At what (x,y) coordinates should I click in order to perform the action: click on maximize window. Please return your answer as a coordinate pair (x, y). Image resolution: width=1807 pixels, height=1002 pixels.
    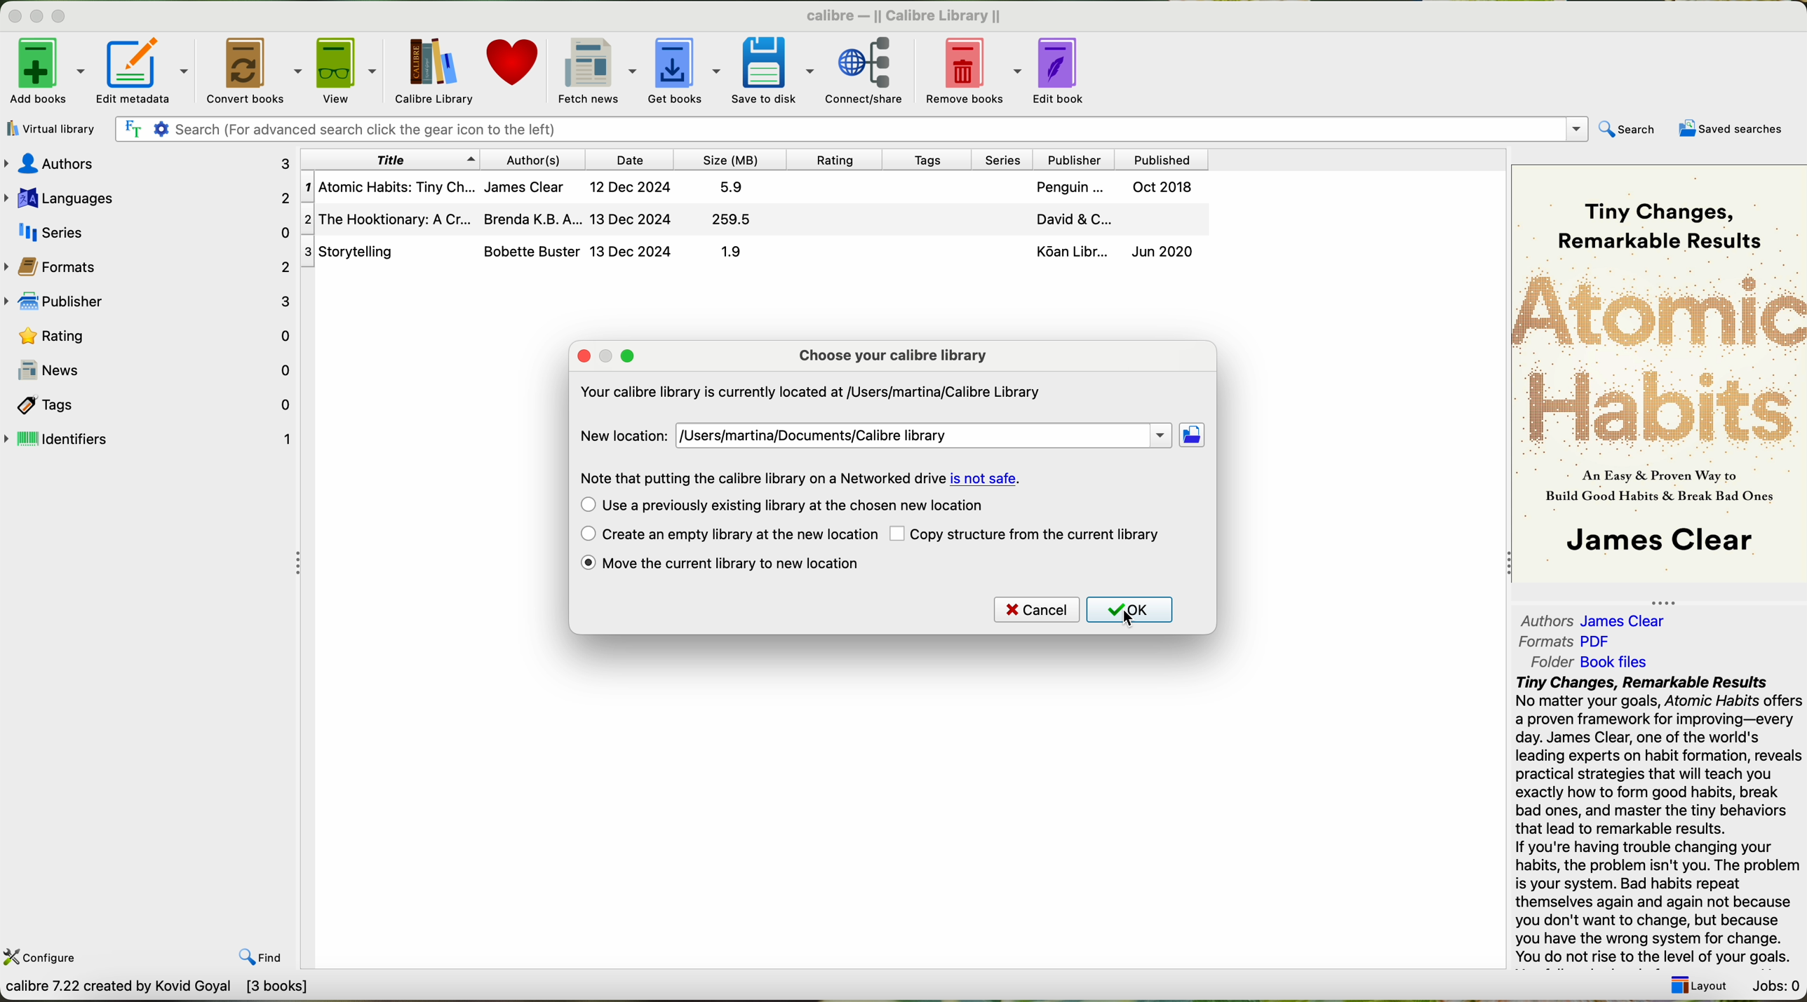
    Looking at the image, I should click on (63, 18).